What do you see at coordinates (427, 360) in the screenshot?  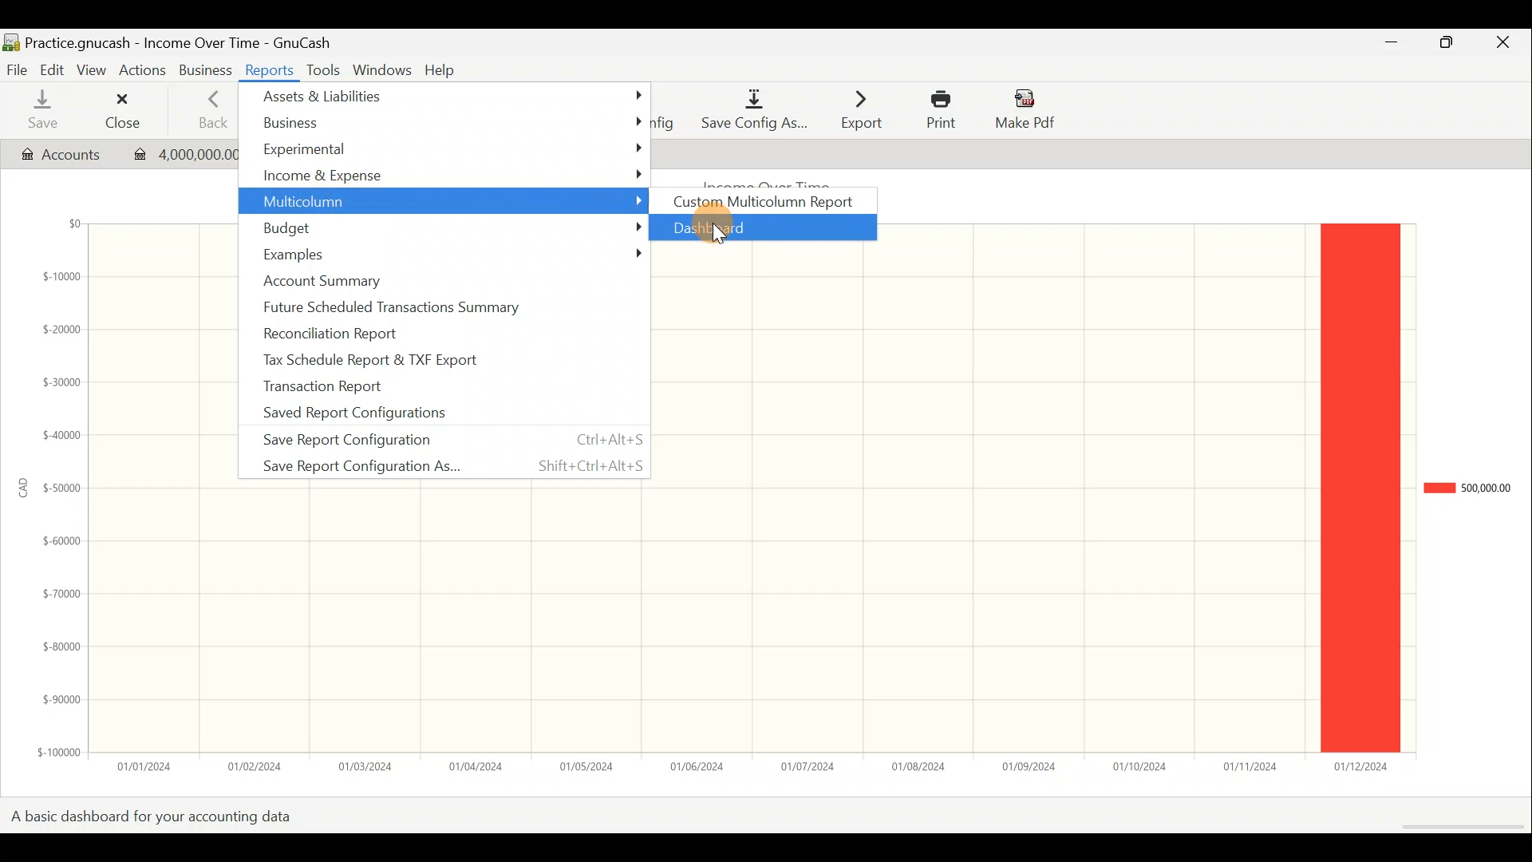 I see `Tax schedule report & TXF export` at bounding box center [427, 360].